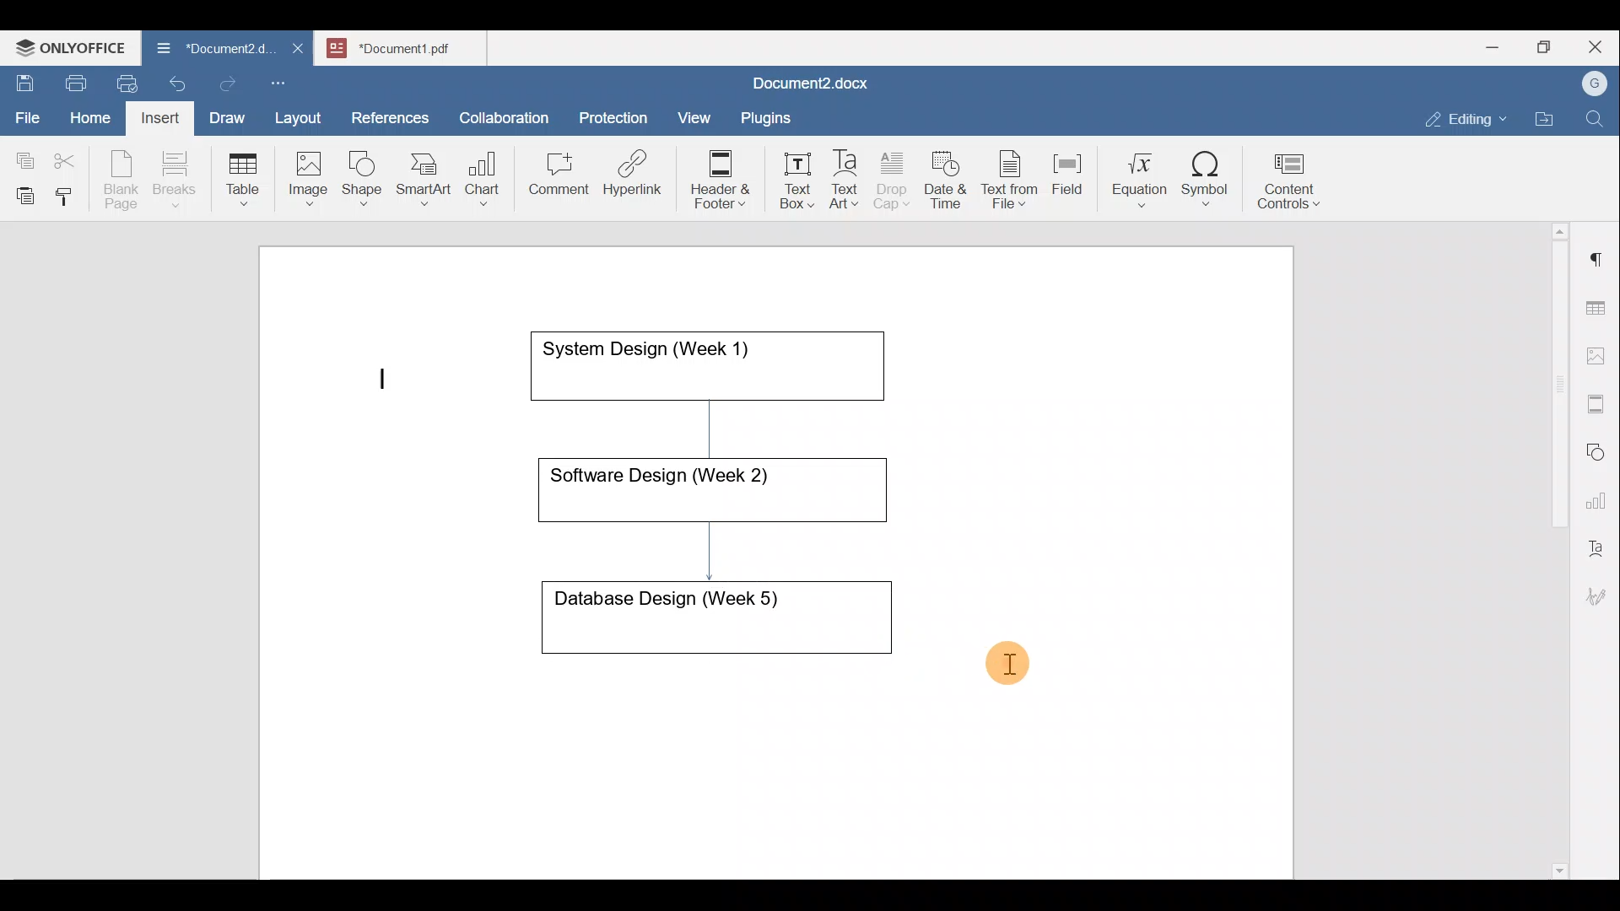 This screenshot has height=911, width=1620. I want to click on Header & footer, so click(715, 178).